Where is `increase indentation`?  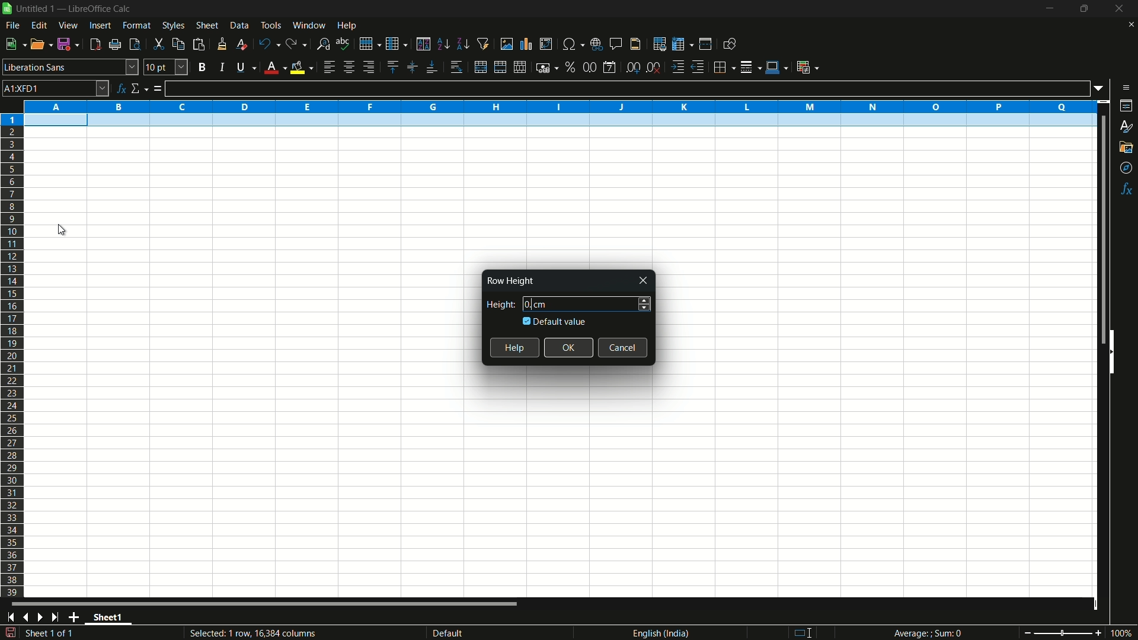 increase indentation is located at coordinates (678, 67).